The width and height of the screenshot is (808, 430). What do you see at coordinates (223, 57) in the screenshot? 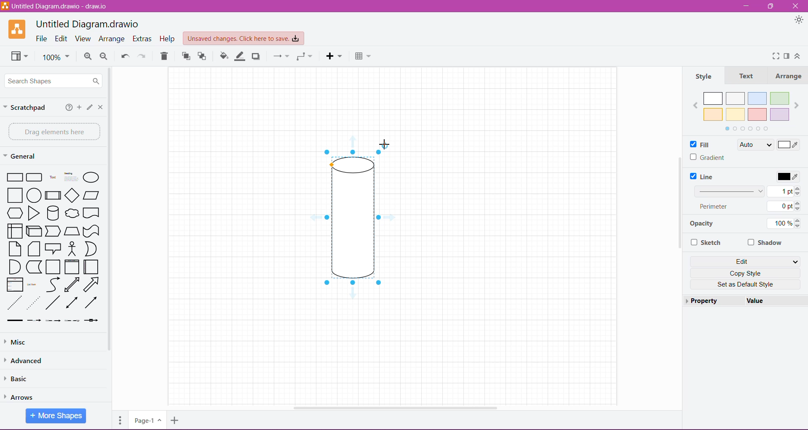
I see `Fill Color` at bounding box center [223, 57].